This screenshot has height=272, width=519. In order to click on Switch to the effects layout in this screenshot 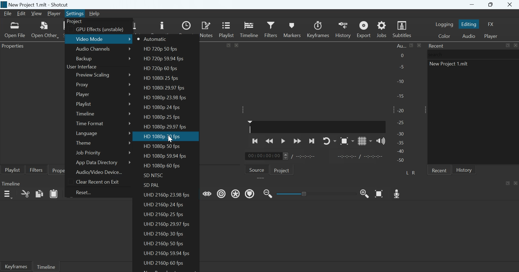, I will do `click(491, 24)`.